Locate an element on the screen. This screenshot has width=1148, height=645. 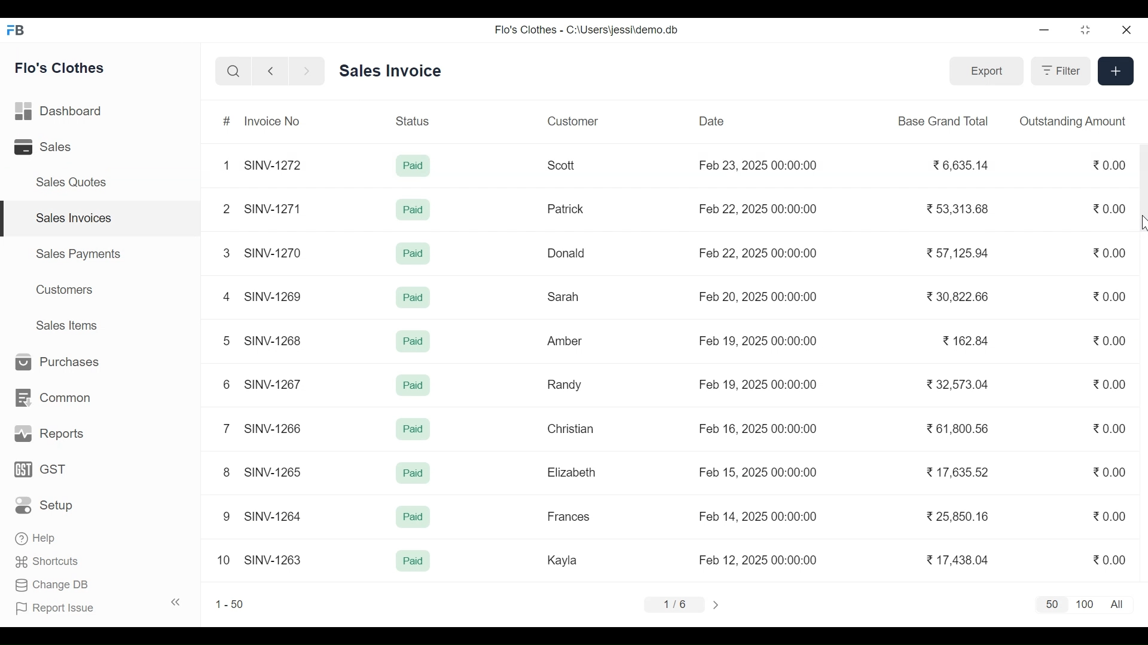
5 is located at coordinates (225, 340).